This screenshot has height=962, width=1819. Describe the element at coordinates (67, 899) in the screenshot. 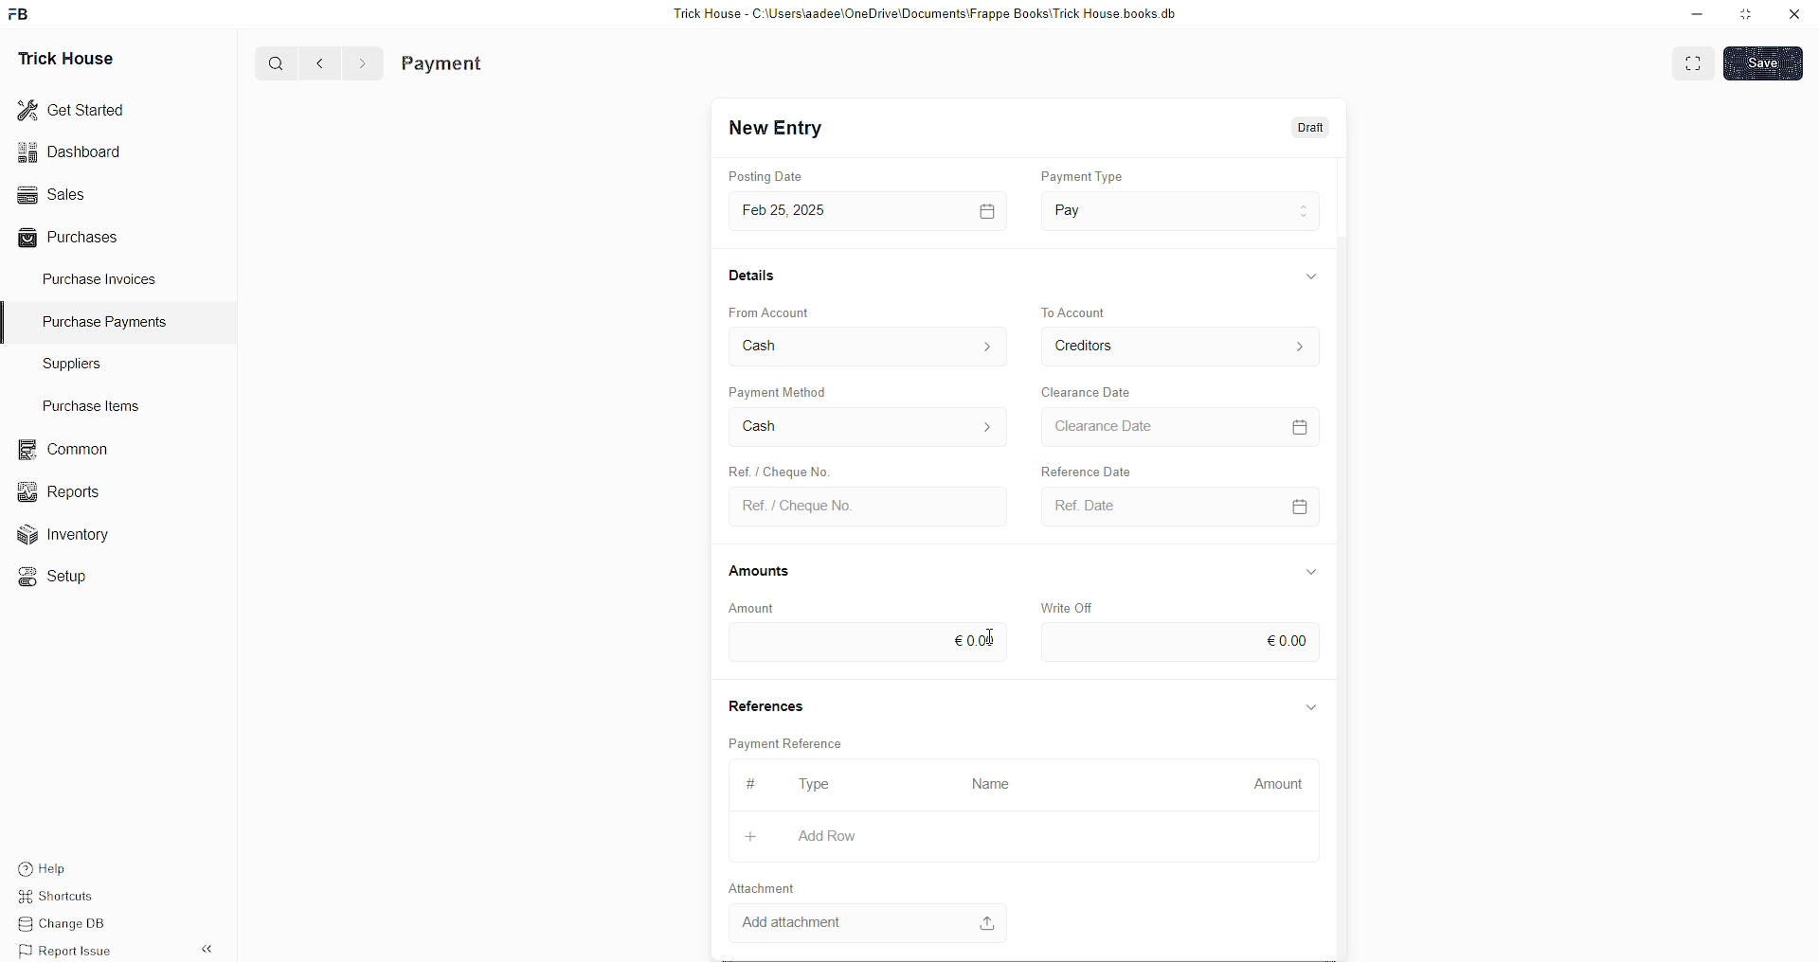

I see `Shortcuts` at that location.